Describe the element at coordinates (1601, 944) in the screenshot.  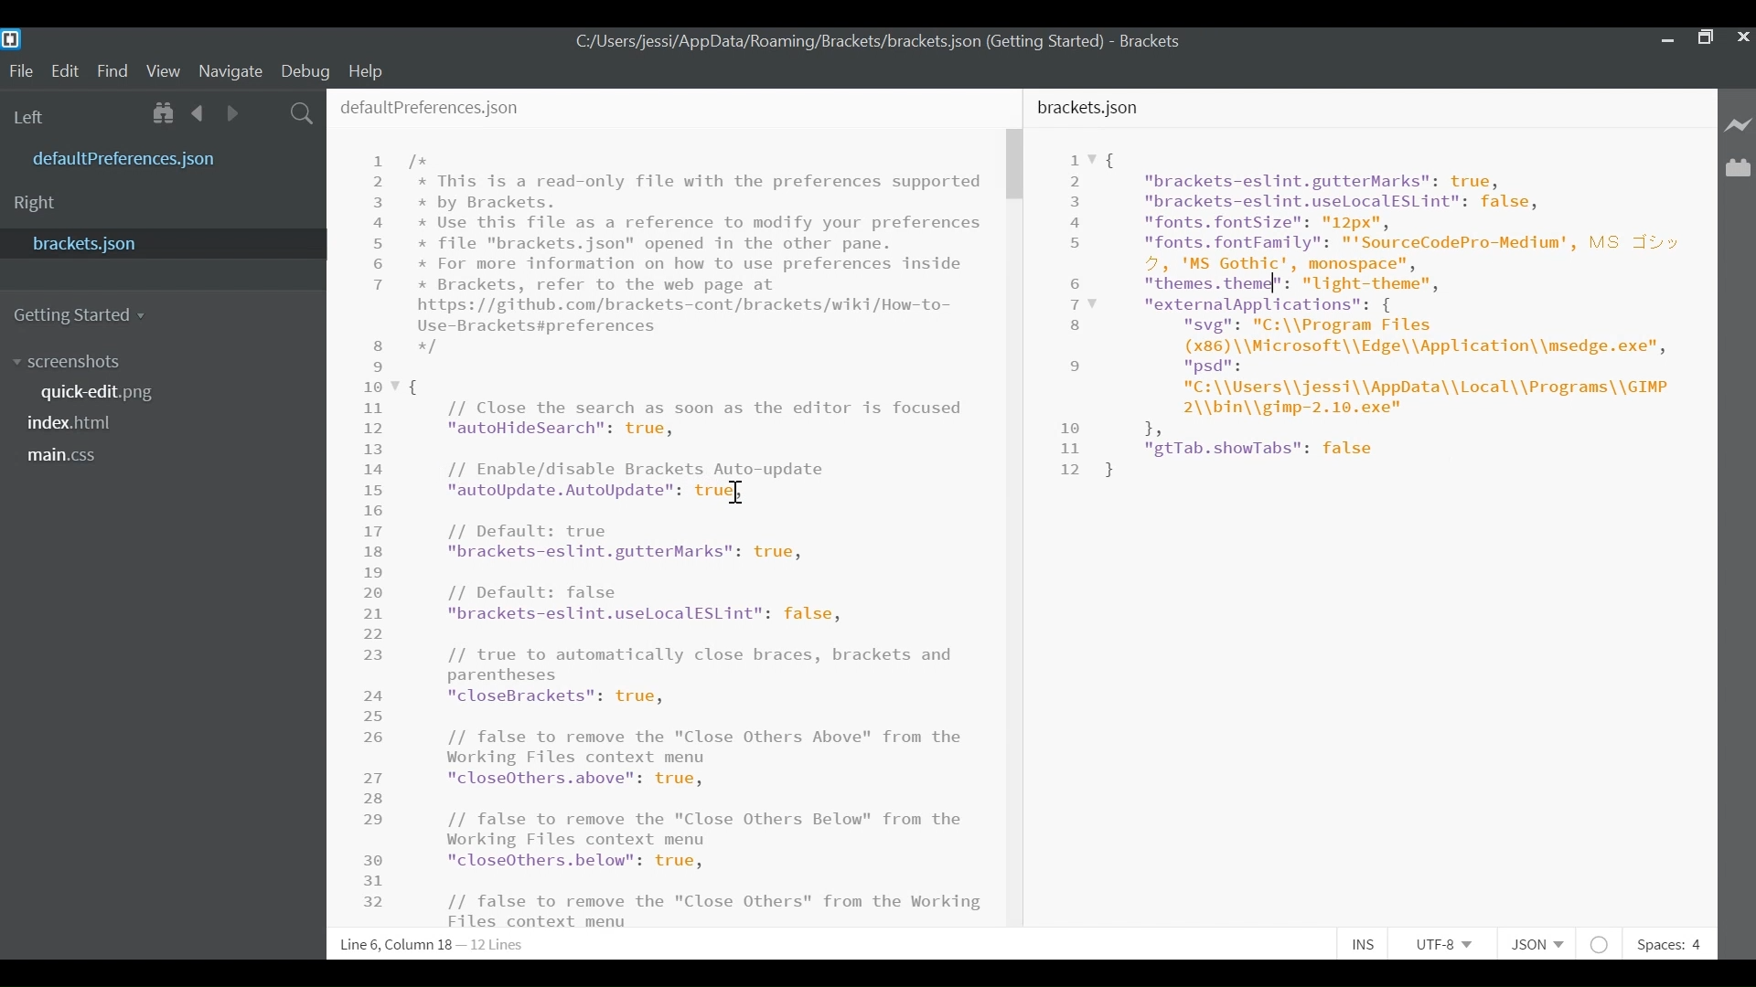
I see `No lintel available for JSON` at that location.